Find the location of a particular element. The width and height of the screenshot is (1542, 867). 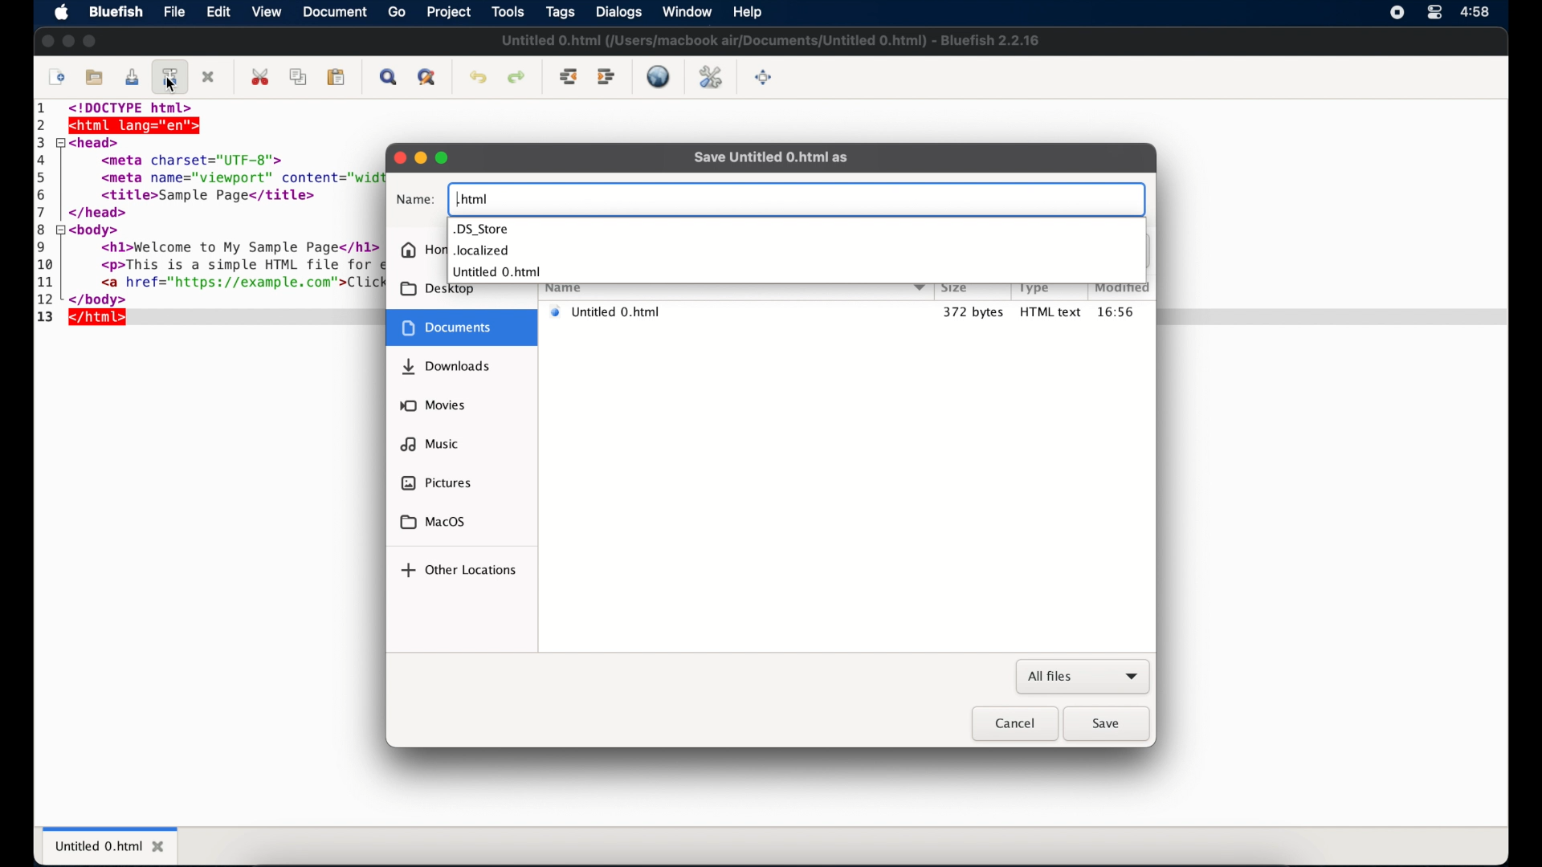

project is located at coordinates (451, 13).